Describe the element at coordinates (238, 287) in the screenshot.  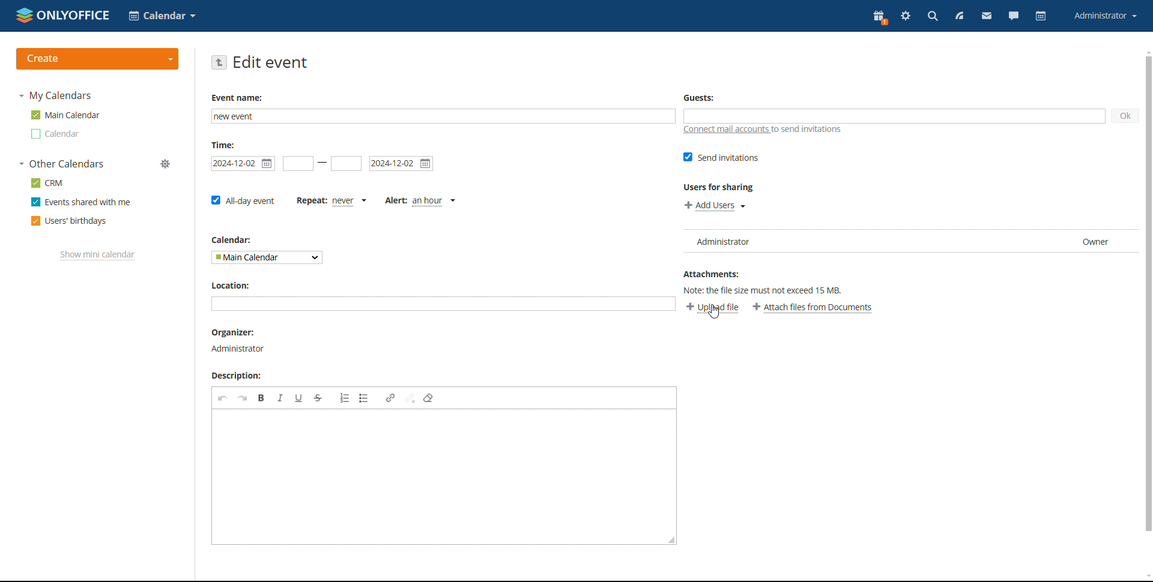
I see `locations` at that location.